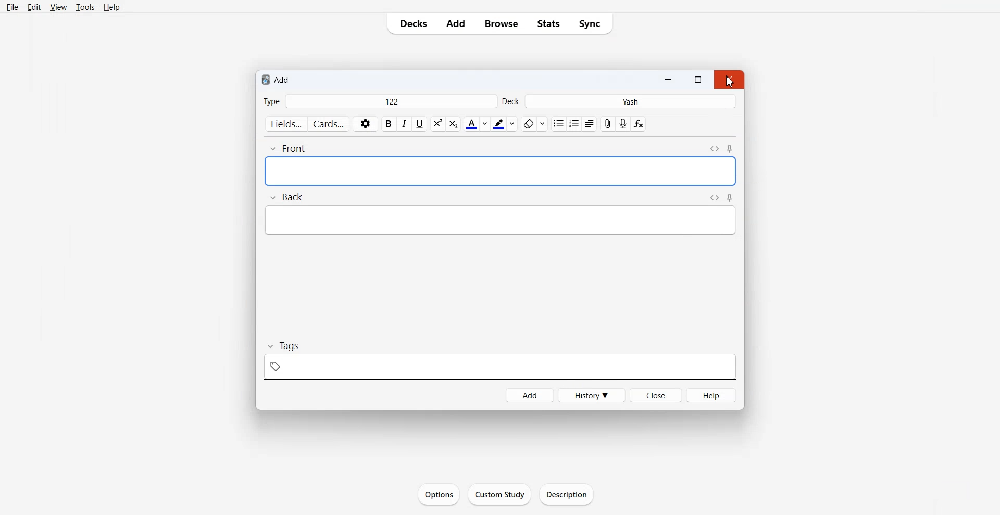 This screenshot has height=515, width=1000. I want to click on Subscript, so click(438, 124).